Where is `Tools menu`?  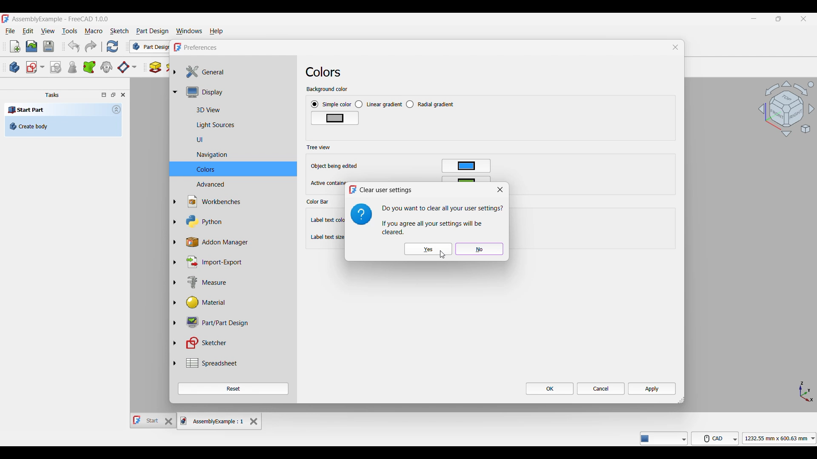 Tools menu is located at coordinates (69, 31).